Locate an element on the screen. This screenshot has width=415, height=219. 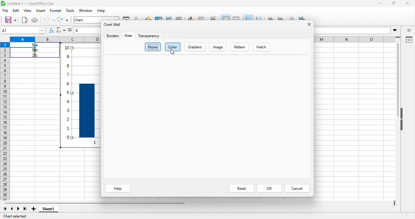
undo is located at coordinates (47, 20).